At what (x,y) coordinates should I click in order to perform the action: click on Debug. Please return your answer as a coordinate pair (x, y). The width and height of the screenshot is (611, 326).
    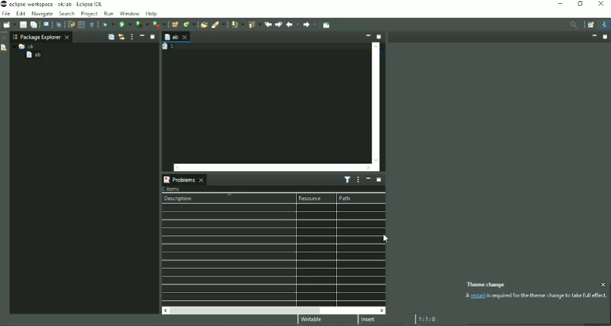
    Looking at the image, I should click on (107, 24).